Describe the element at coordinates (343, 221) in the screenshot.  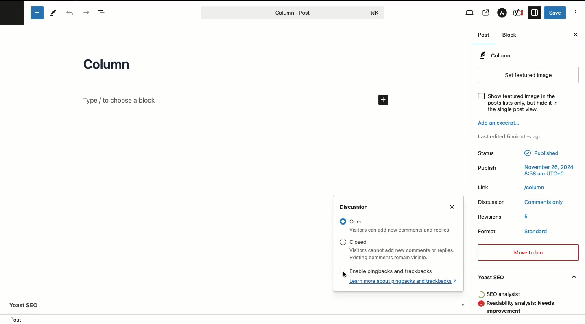
I see `Checkbox ` at that location.